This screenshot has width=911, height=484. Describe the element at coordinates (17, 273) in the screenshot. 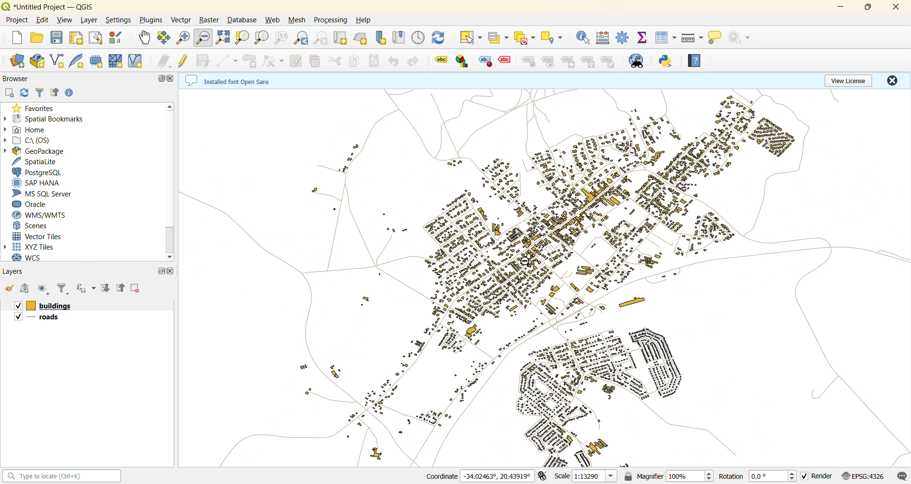

I see `layers` at that location.